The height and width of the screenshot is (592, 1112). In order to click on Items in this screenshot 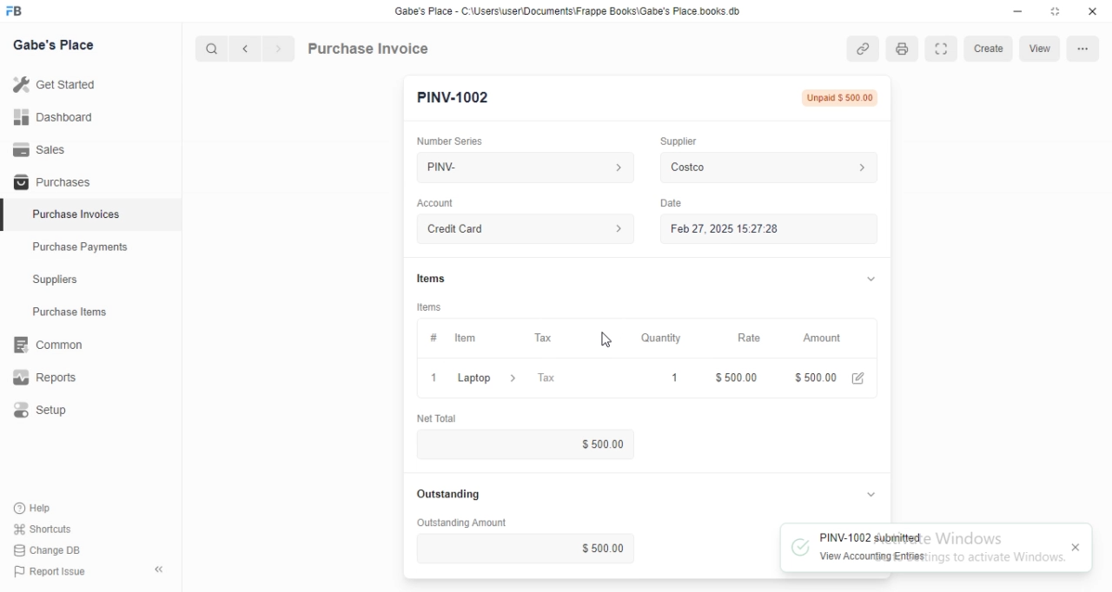, I will do `click(429, 307)`.